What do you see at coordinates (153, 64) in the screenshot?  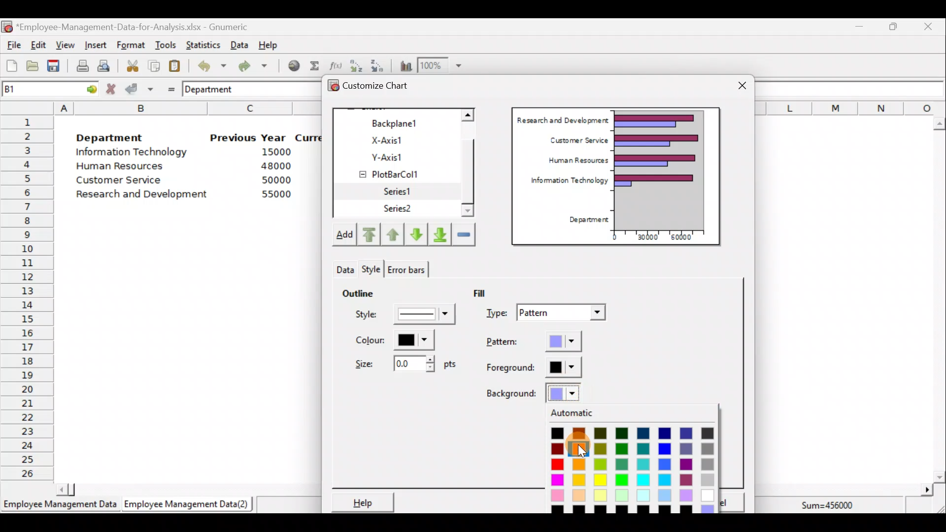 I see `Copy the selection` at bounding box center [153, 64].